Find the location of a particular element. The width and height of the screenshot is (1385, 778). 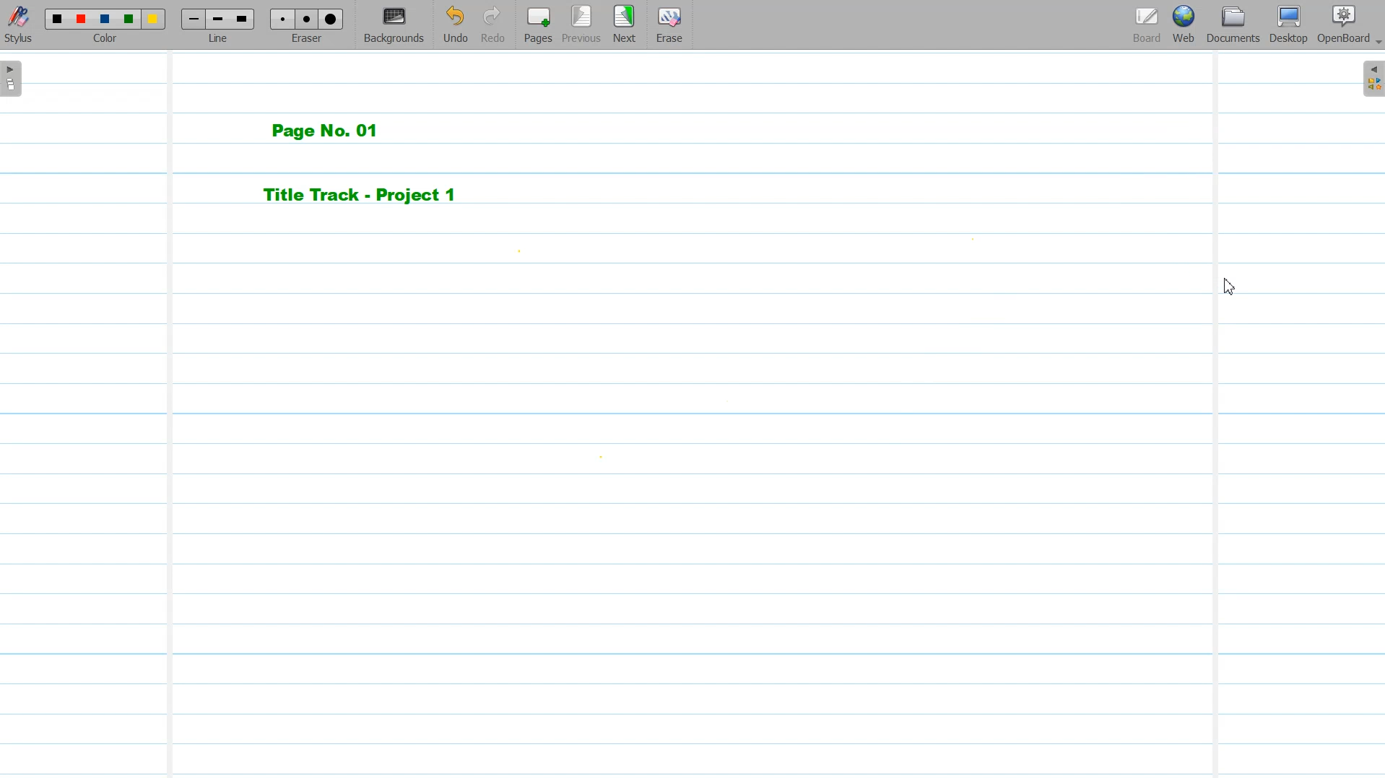

Page No. 01
Title Track - Project 1 is located at coordinates (387, 163).